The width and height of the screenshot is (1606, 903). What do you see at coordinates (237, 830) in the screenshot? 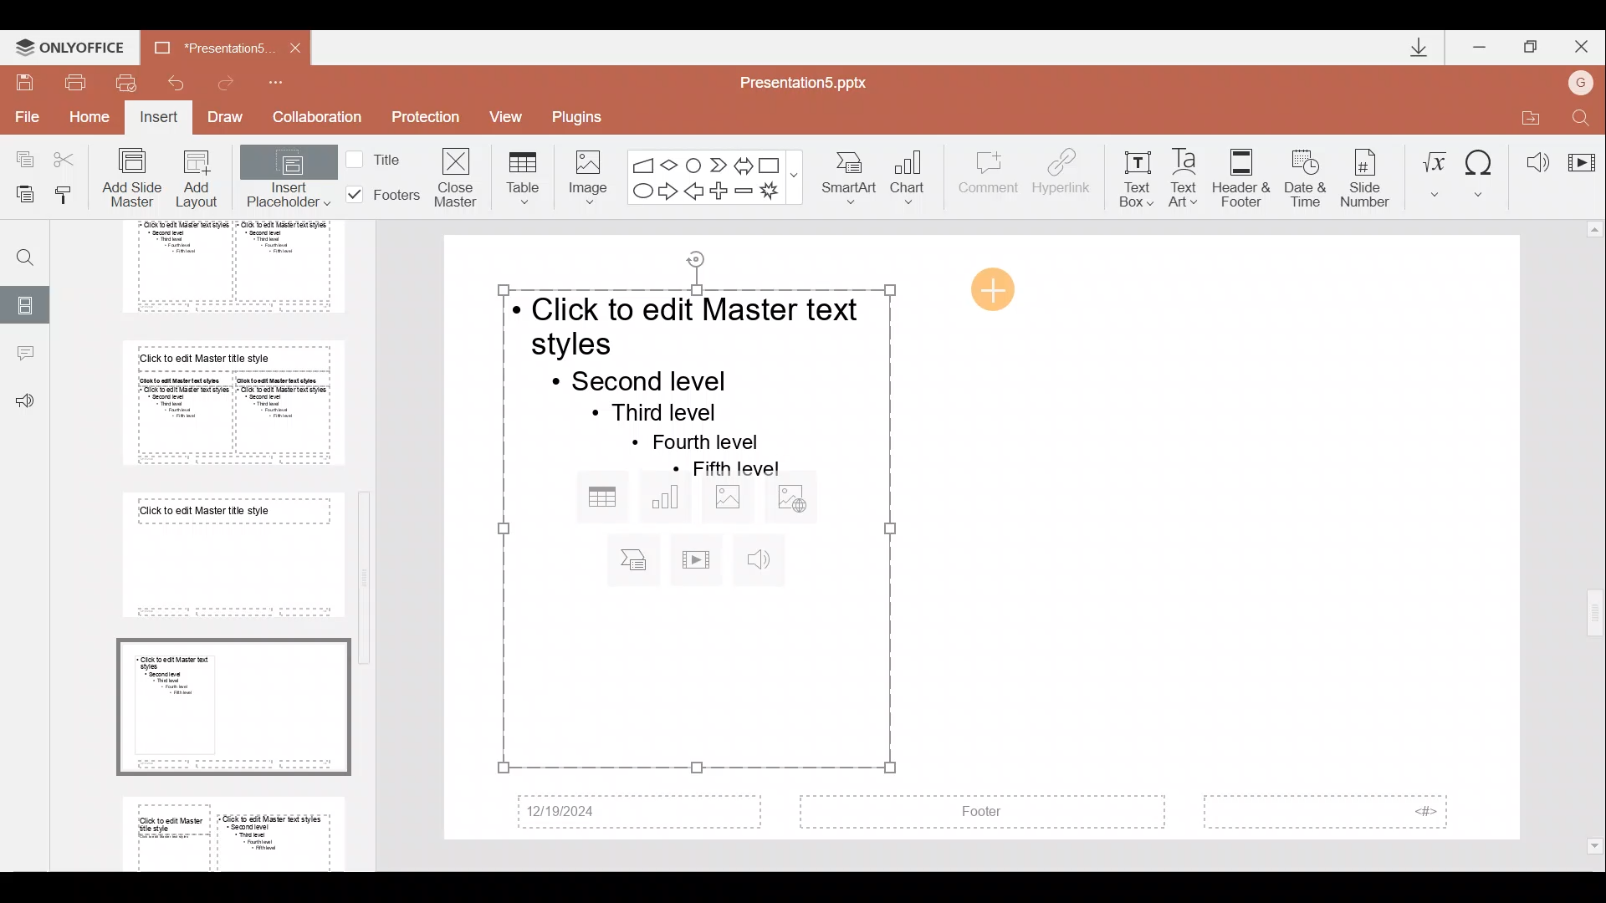
I see `Slide 9` at bounding box center [237, 830].